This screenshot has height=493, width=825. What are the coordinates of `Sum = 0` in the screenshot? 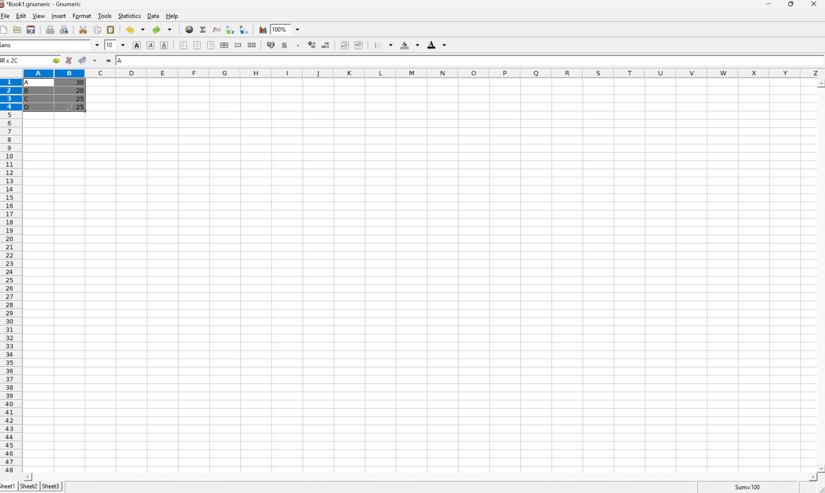 It's located at (746, 487).